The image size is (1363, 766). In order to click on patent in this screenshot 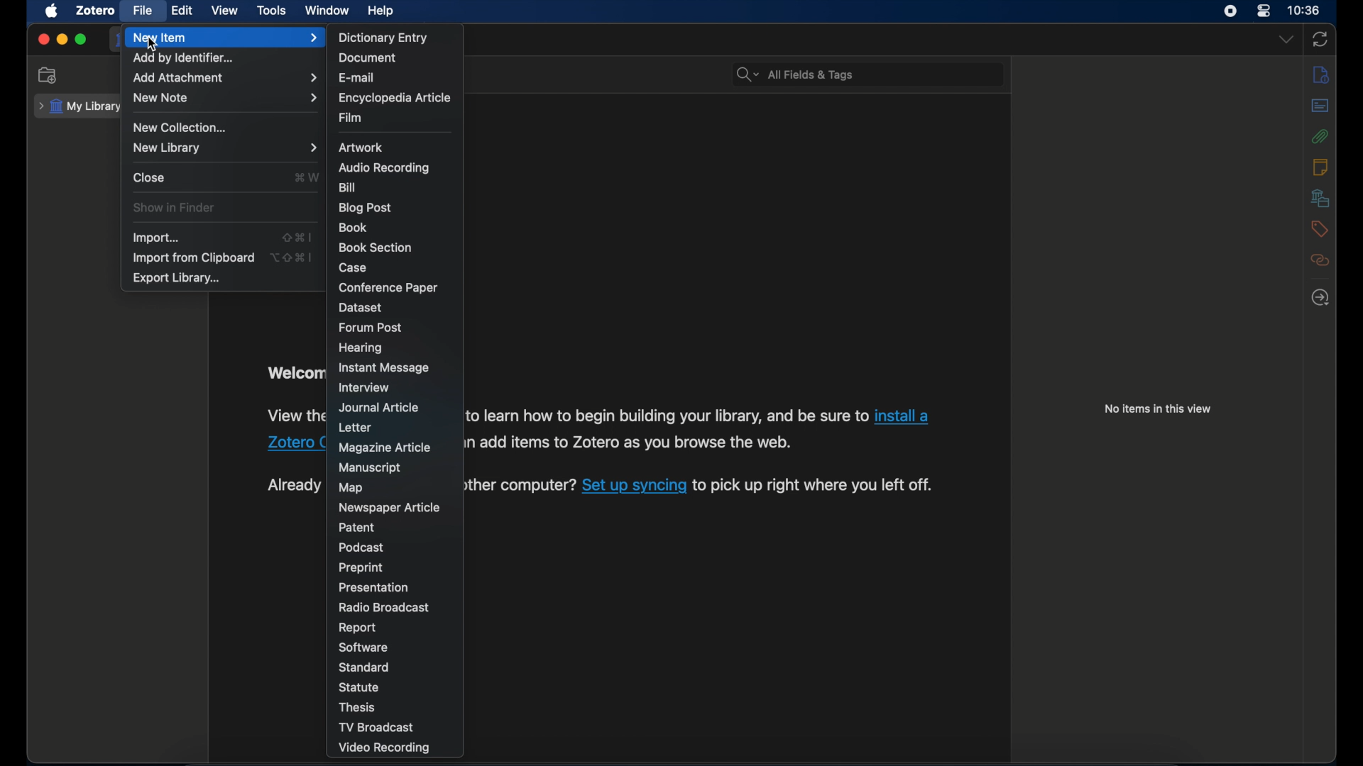, I will do `click(357, 528)`.